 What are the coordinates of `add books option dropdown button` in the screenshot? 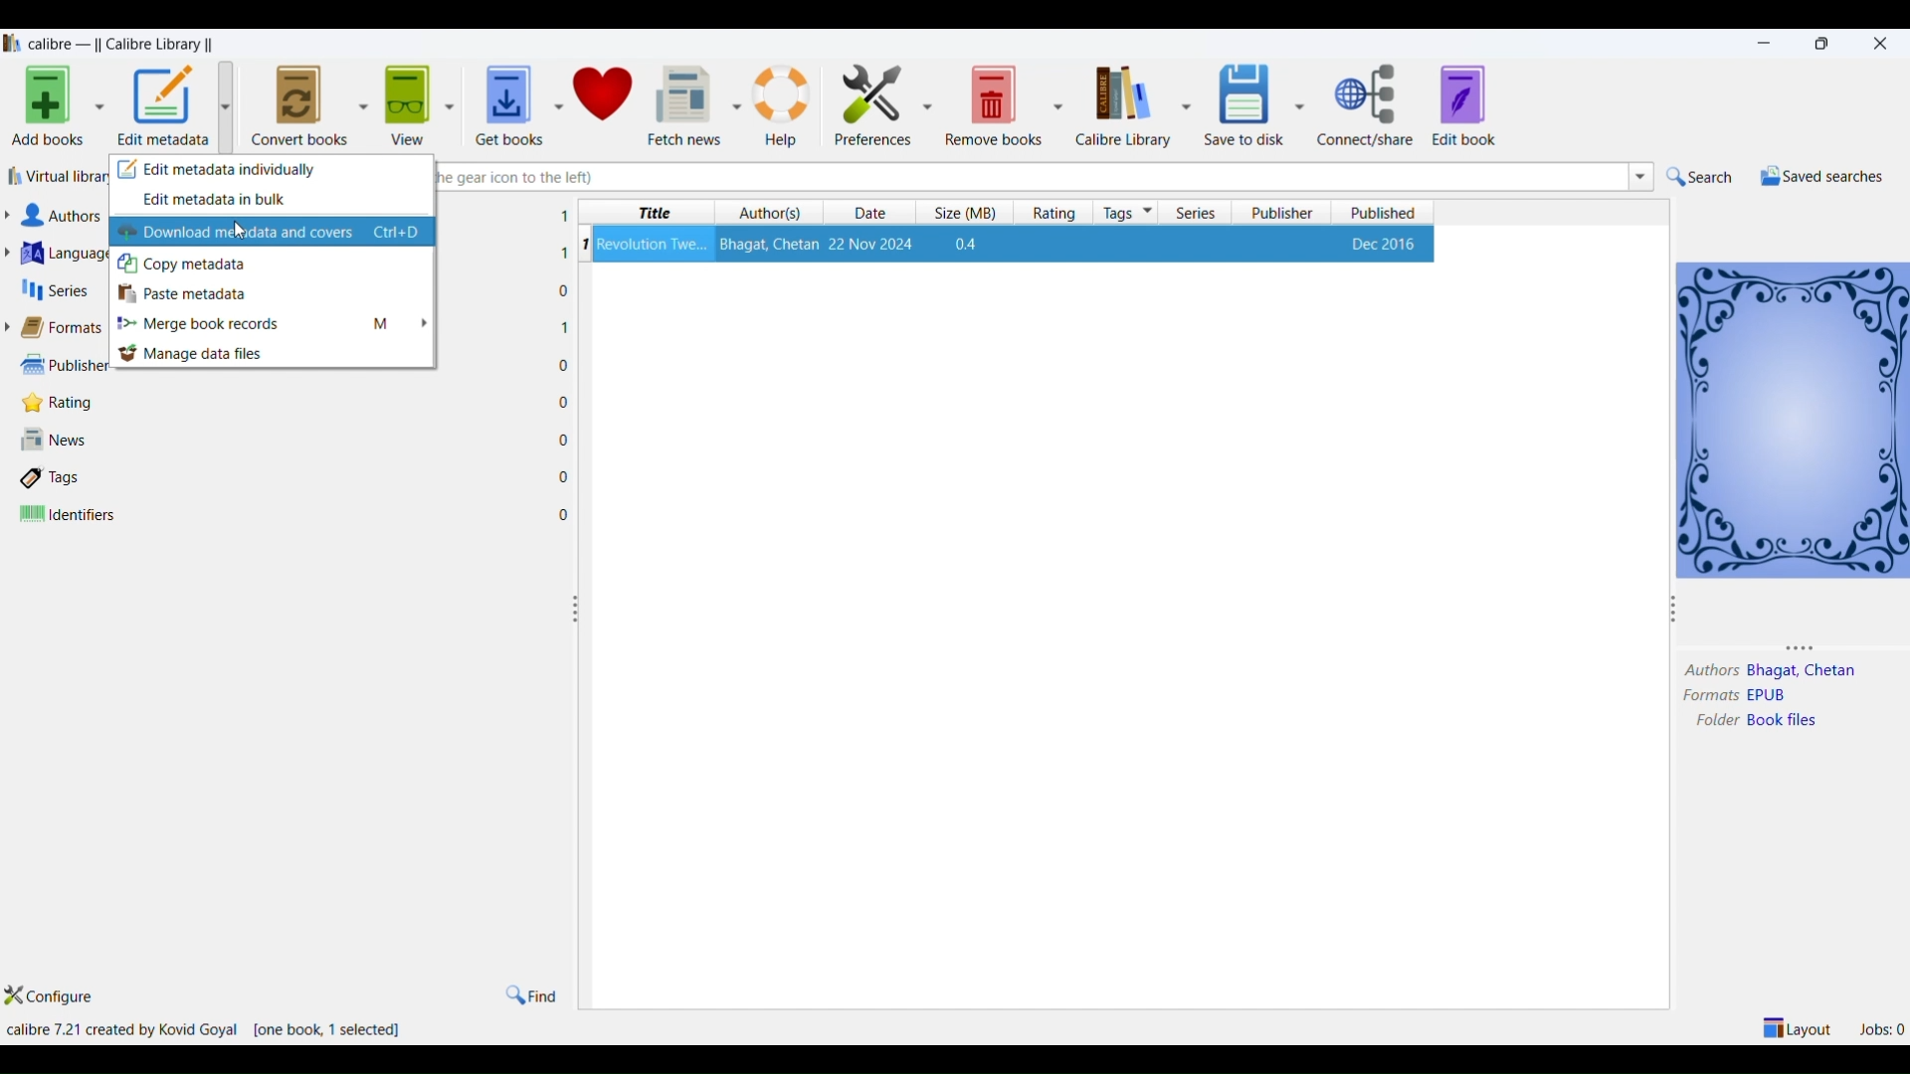 It's located at (99, 109).